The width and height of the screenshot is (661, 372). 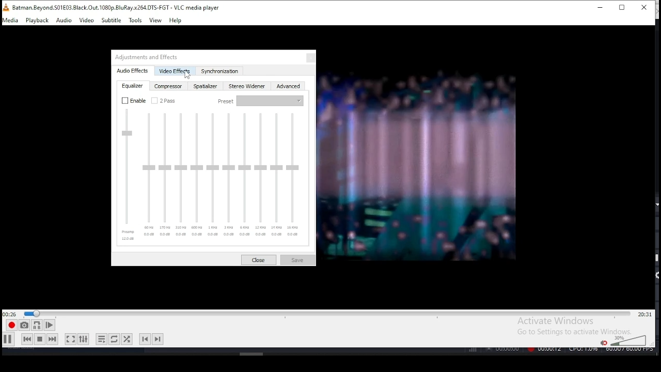 I want to click on , so click(x=418, y=168).